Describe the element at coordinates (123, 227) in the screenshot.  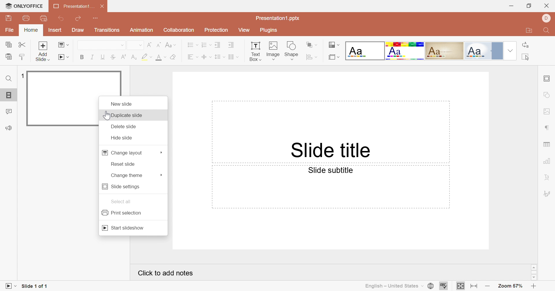
I see `Start Slideshow` at that location.